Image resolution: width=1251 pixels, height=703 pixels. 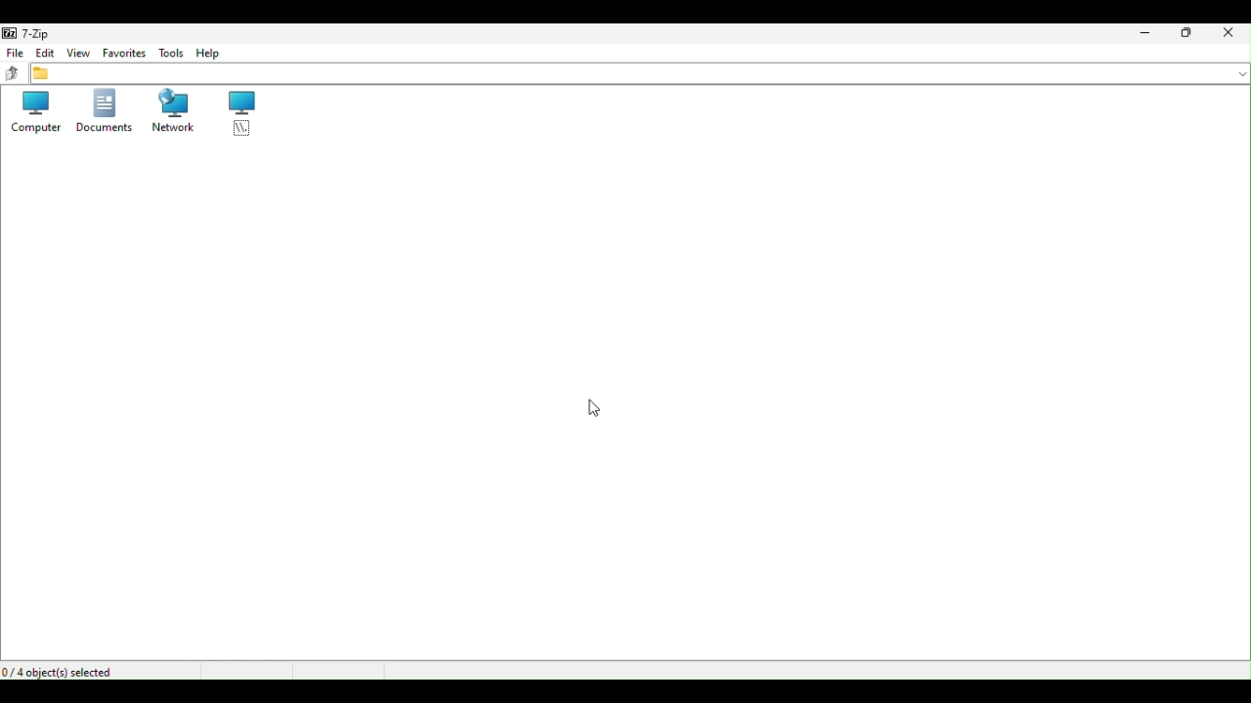 I want to click on up, so click(x=14, y=76).